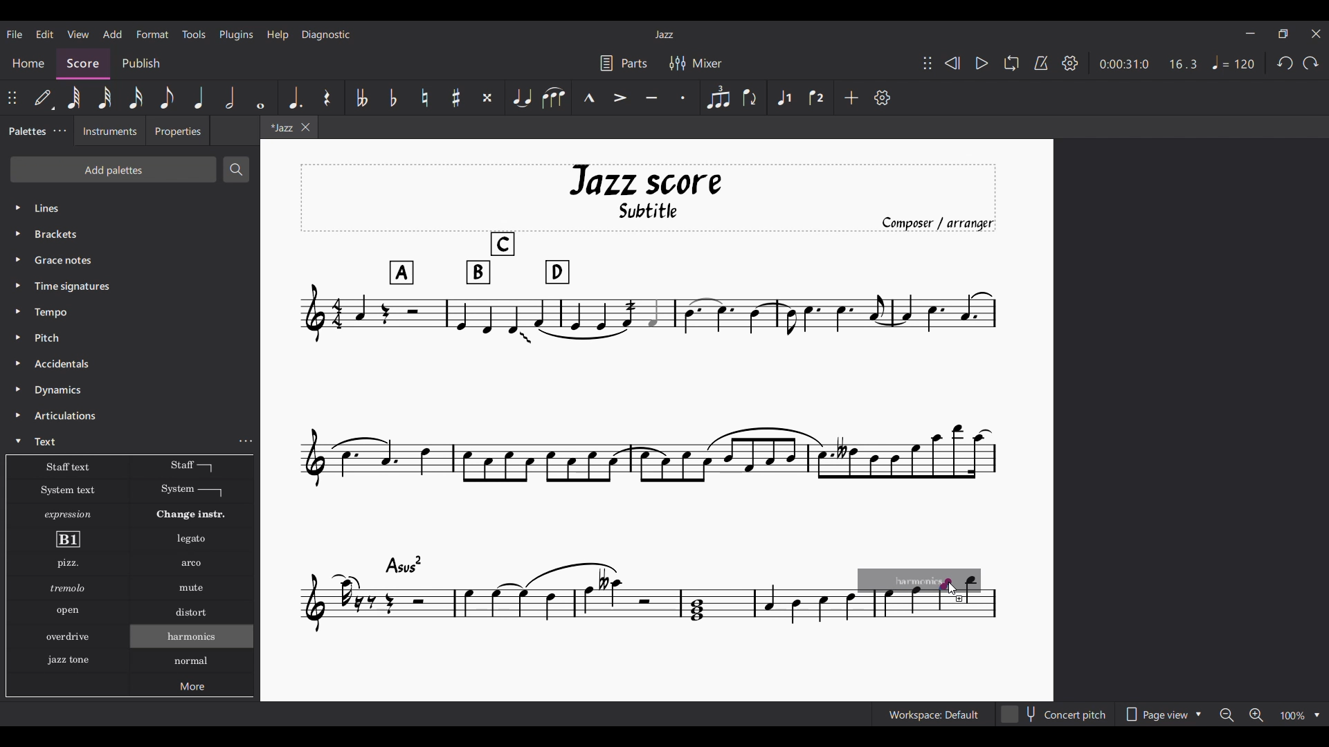 The width and height of the screenshot is (1329, 747). What do you see at coordinates (65, 364) in the screenshot?
I see `Accidents` at bounding box center [65, 364].